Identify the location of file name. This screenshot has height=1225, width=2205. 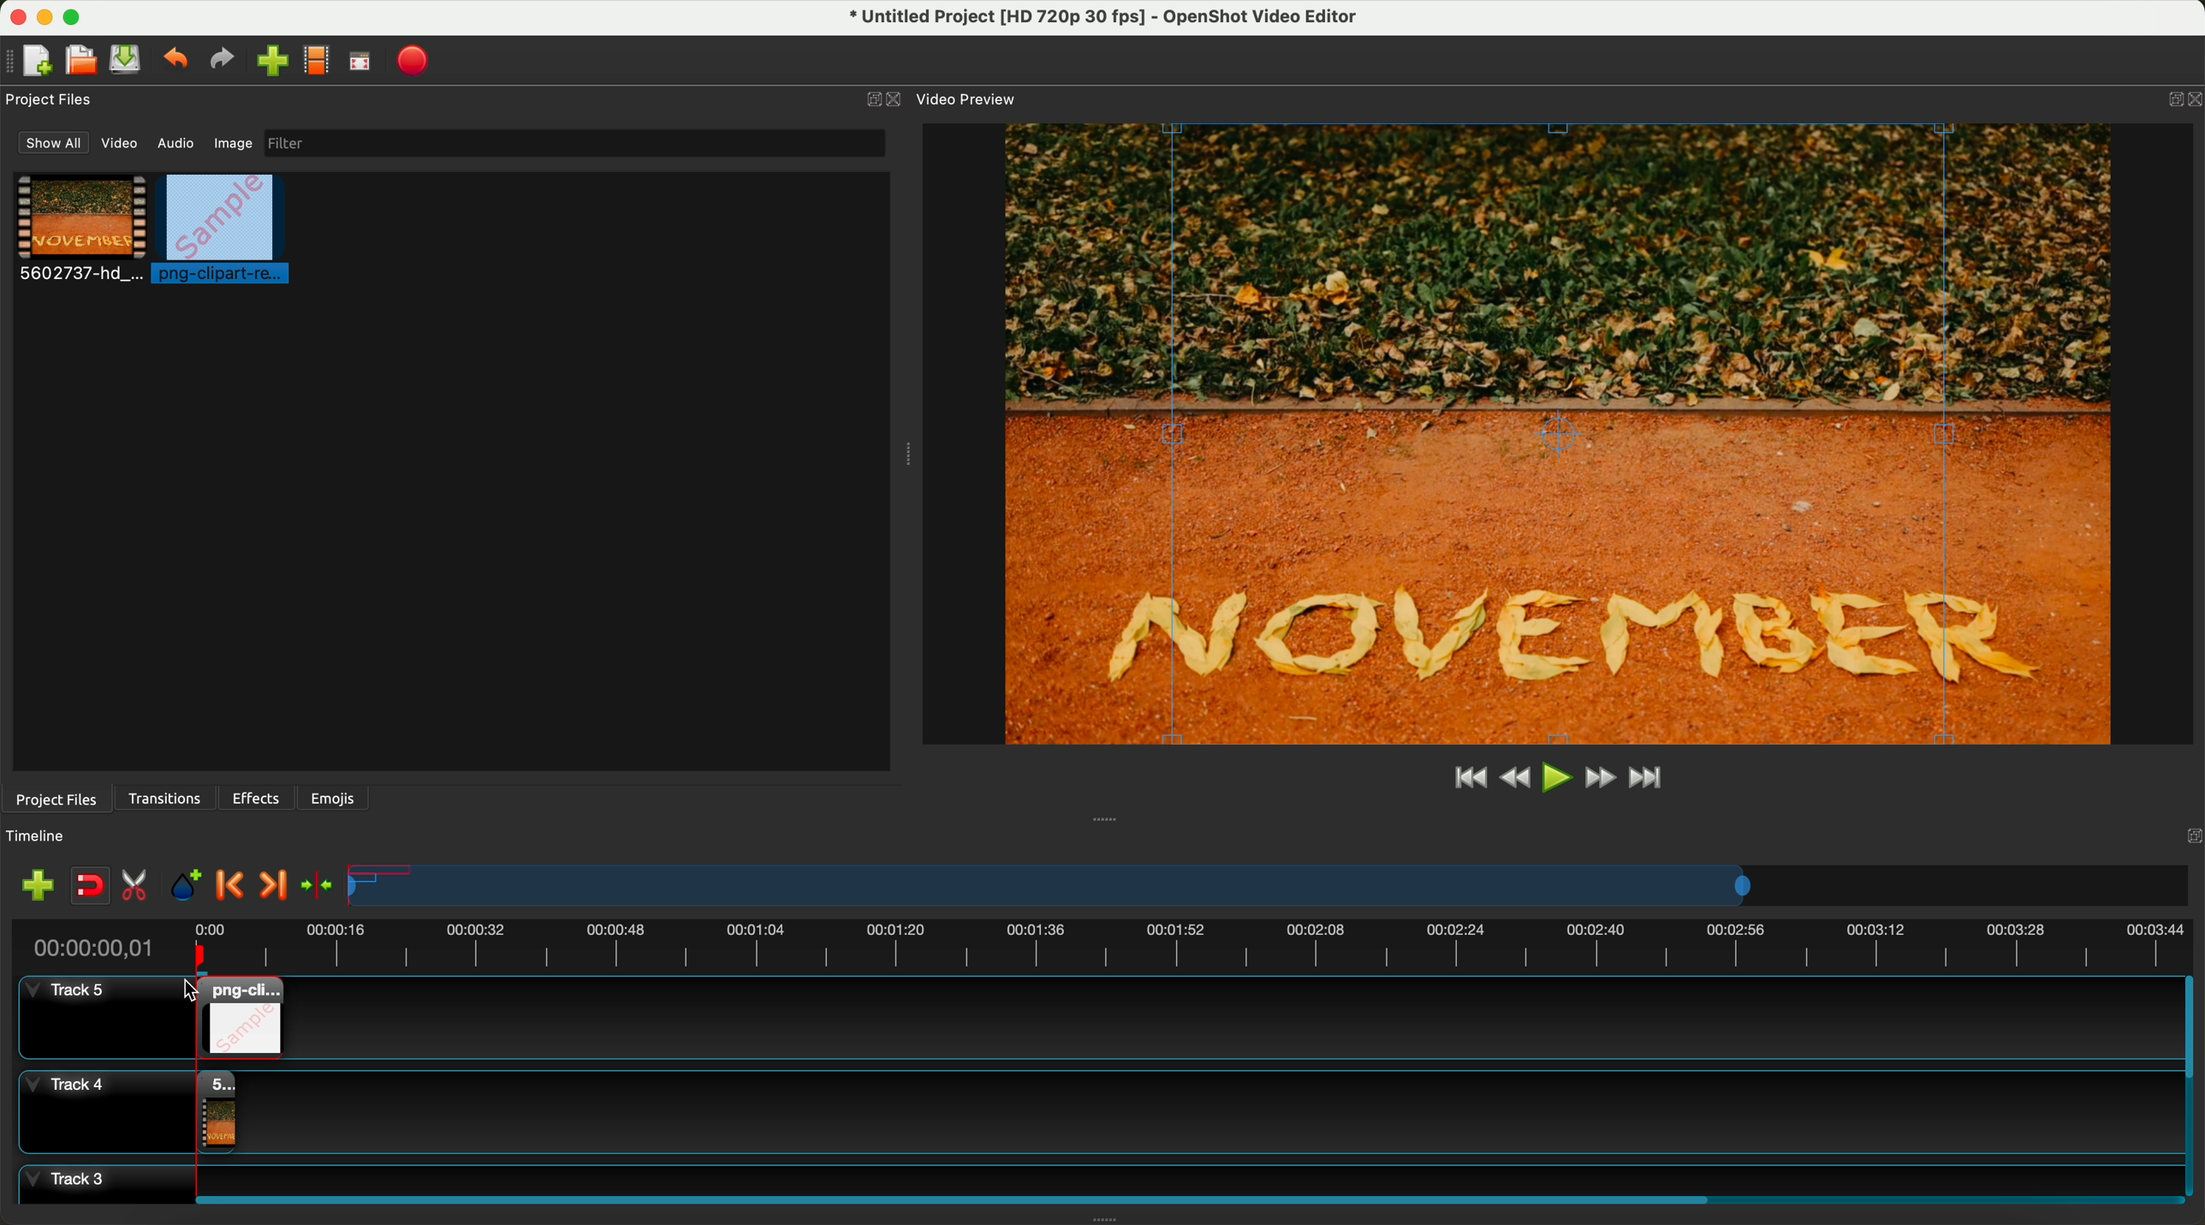
(1093, 20).